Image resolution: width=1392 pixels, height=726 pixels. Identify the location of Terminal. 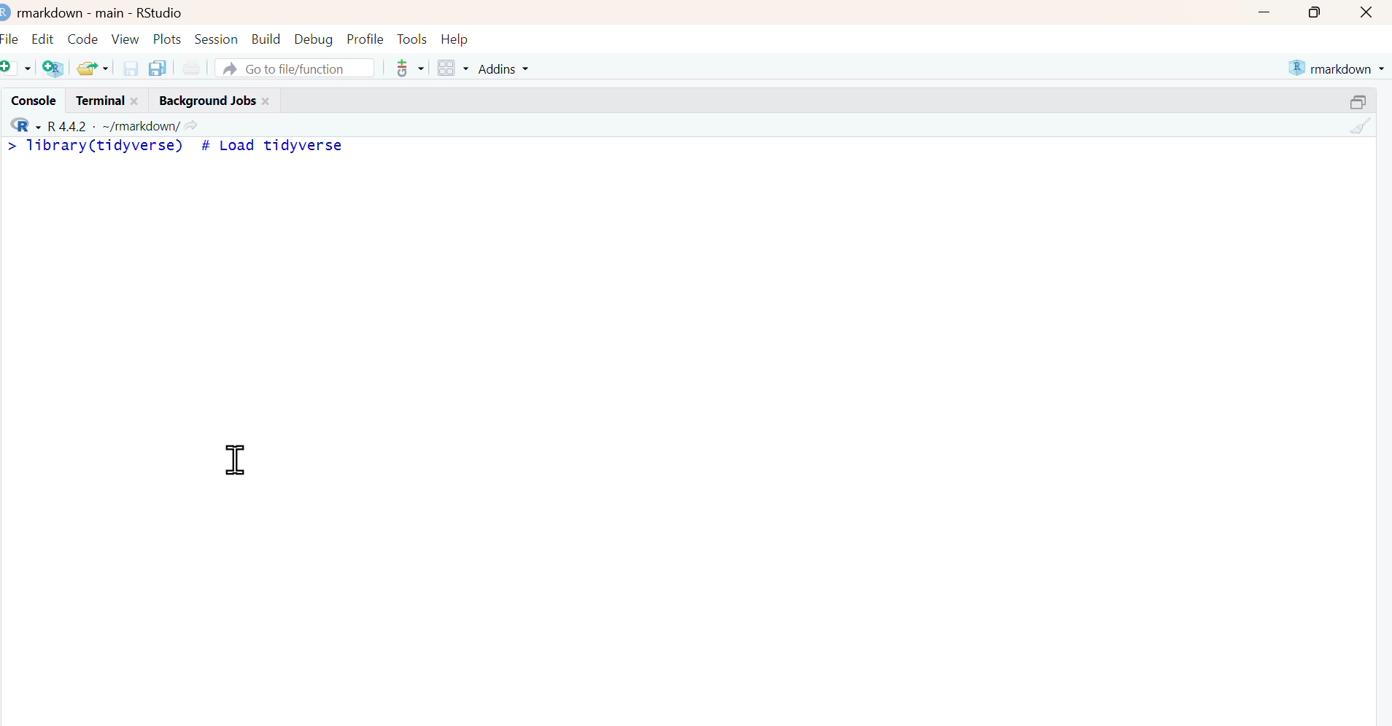
(96, 100).